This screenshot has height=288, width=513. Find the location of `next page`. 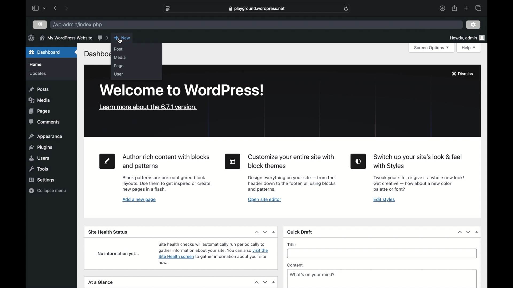

next page is located at coordinates (66, 8).